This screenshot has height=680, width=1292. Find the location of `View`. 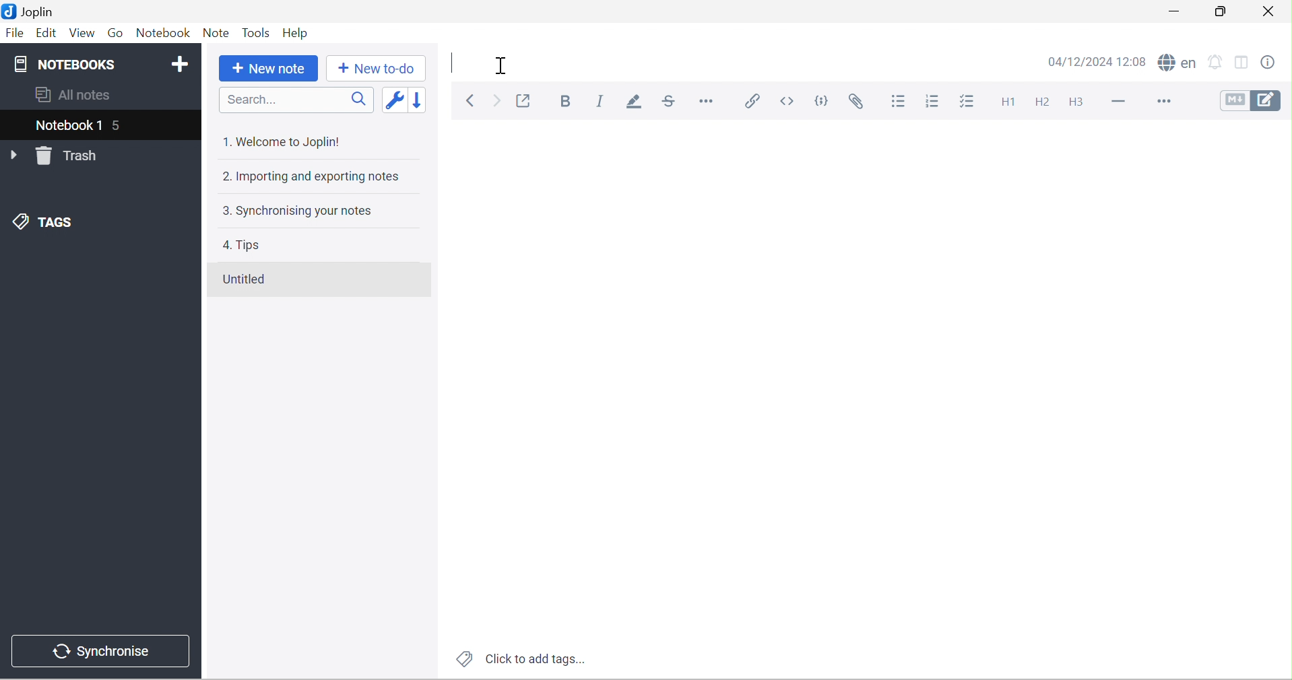

View is located at coordinates (83, 33).